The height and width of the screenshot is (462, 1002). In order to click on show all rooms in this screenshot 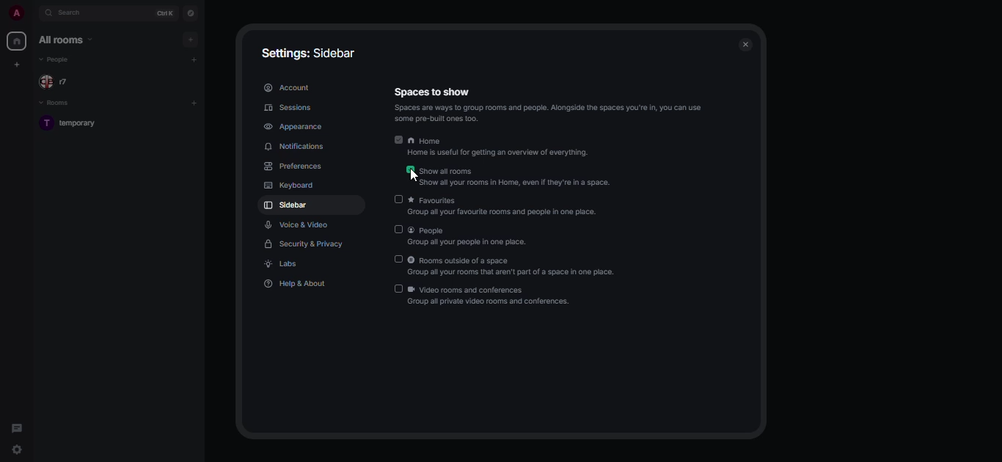, I will do `click(516, 177)`.